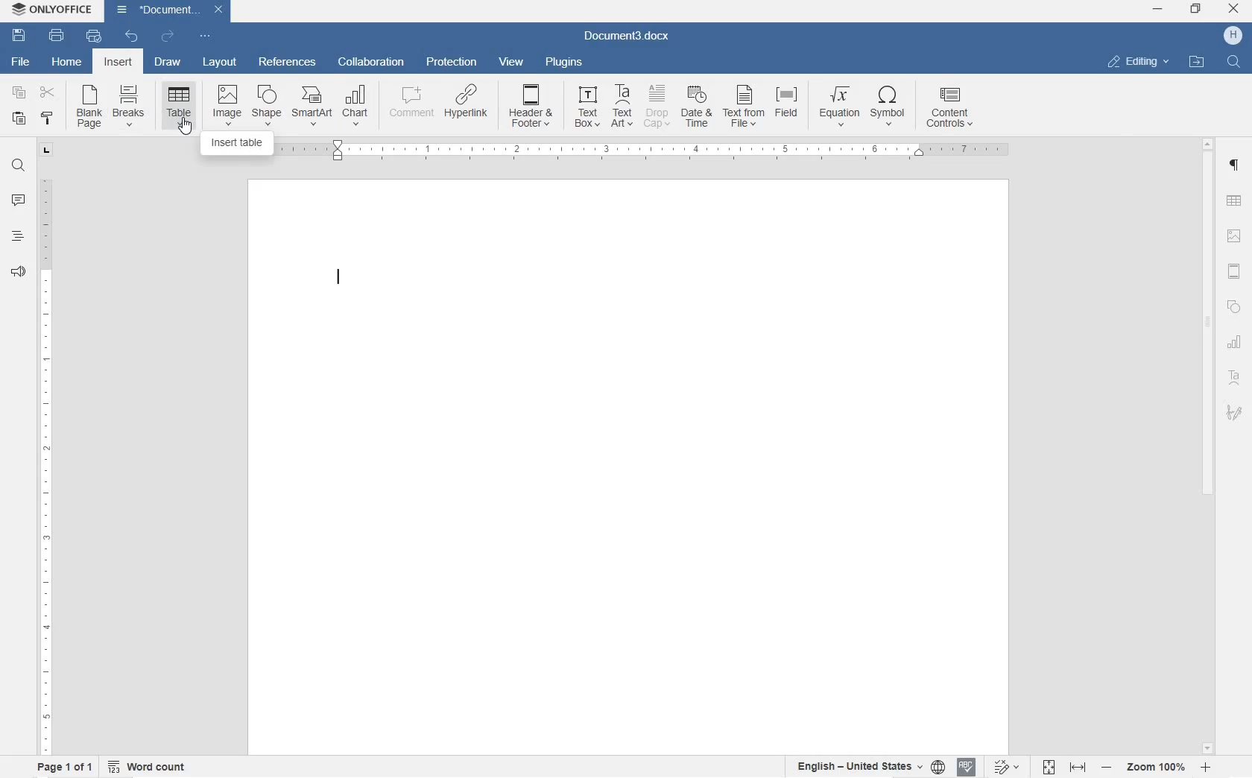  Describe the element at coordinates (22, 119) in the screenshot. I see `PASTE` at that location.